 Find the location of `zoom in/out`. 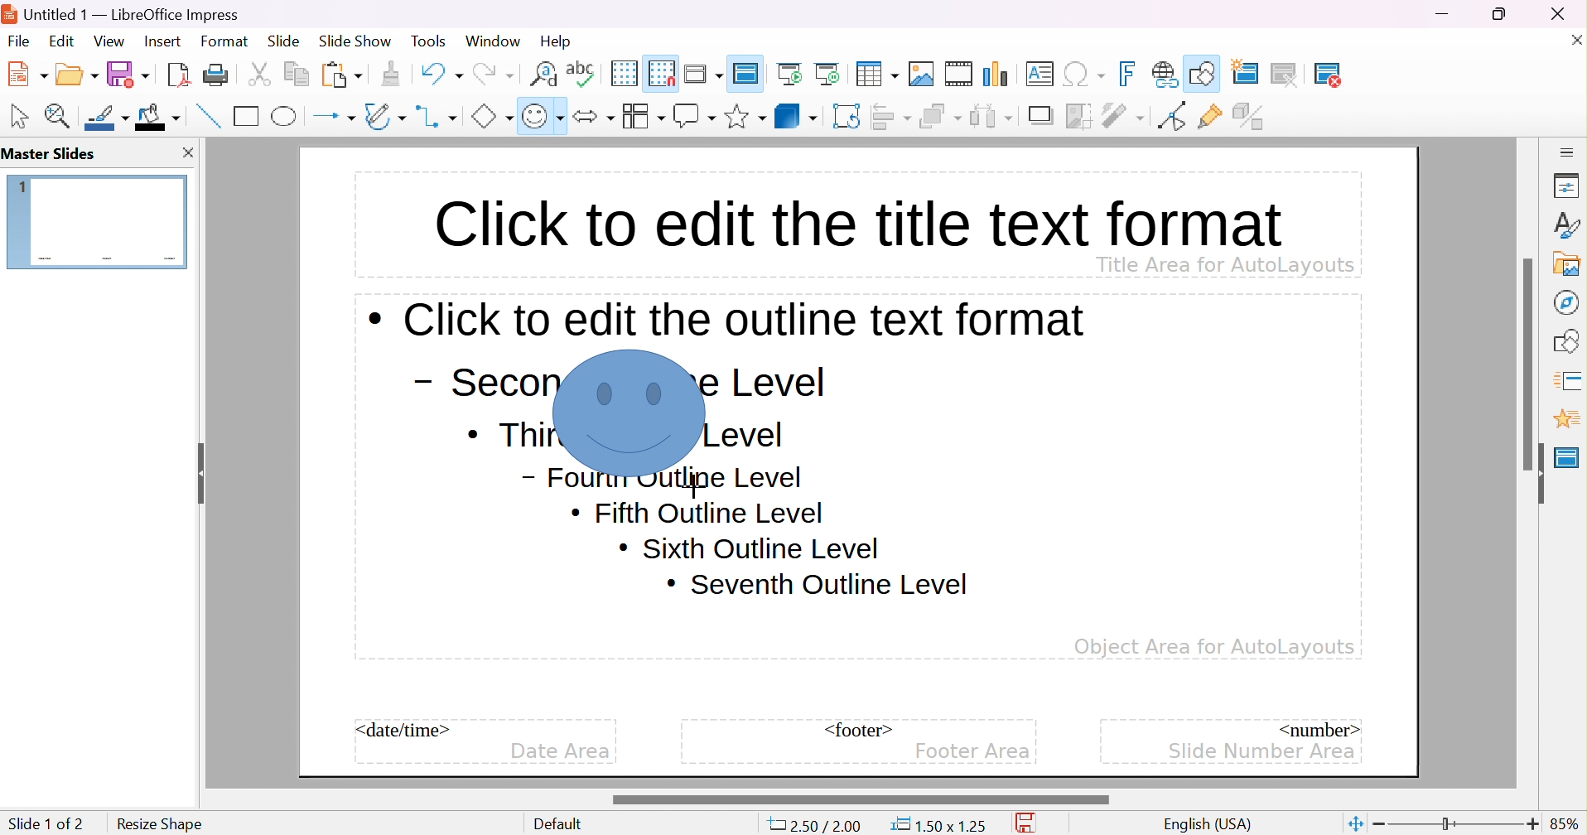

zoom in/out is located at coordinates (1456, 824).